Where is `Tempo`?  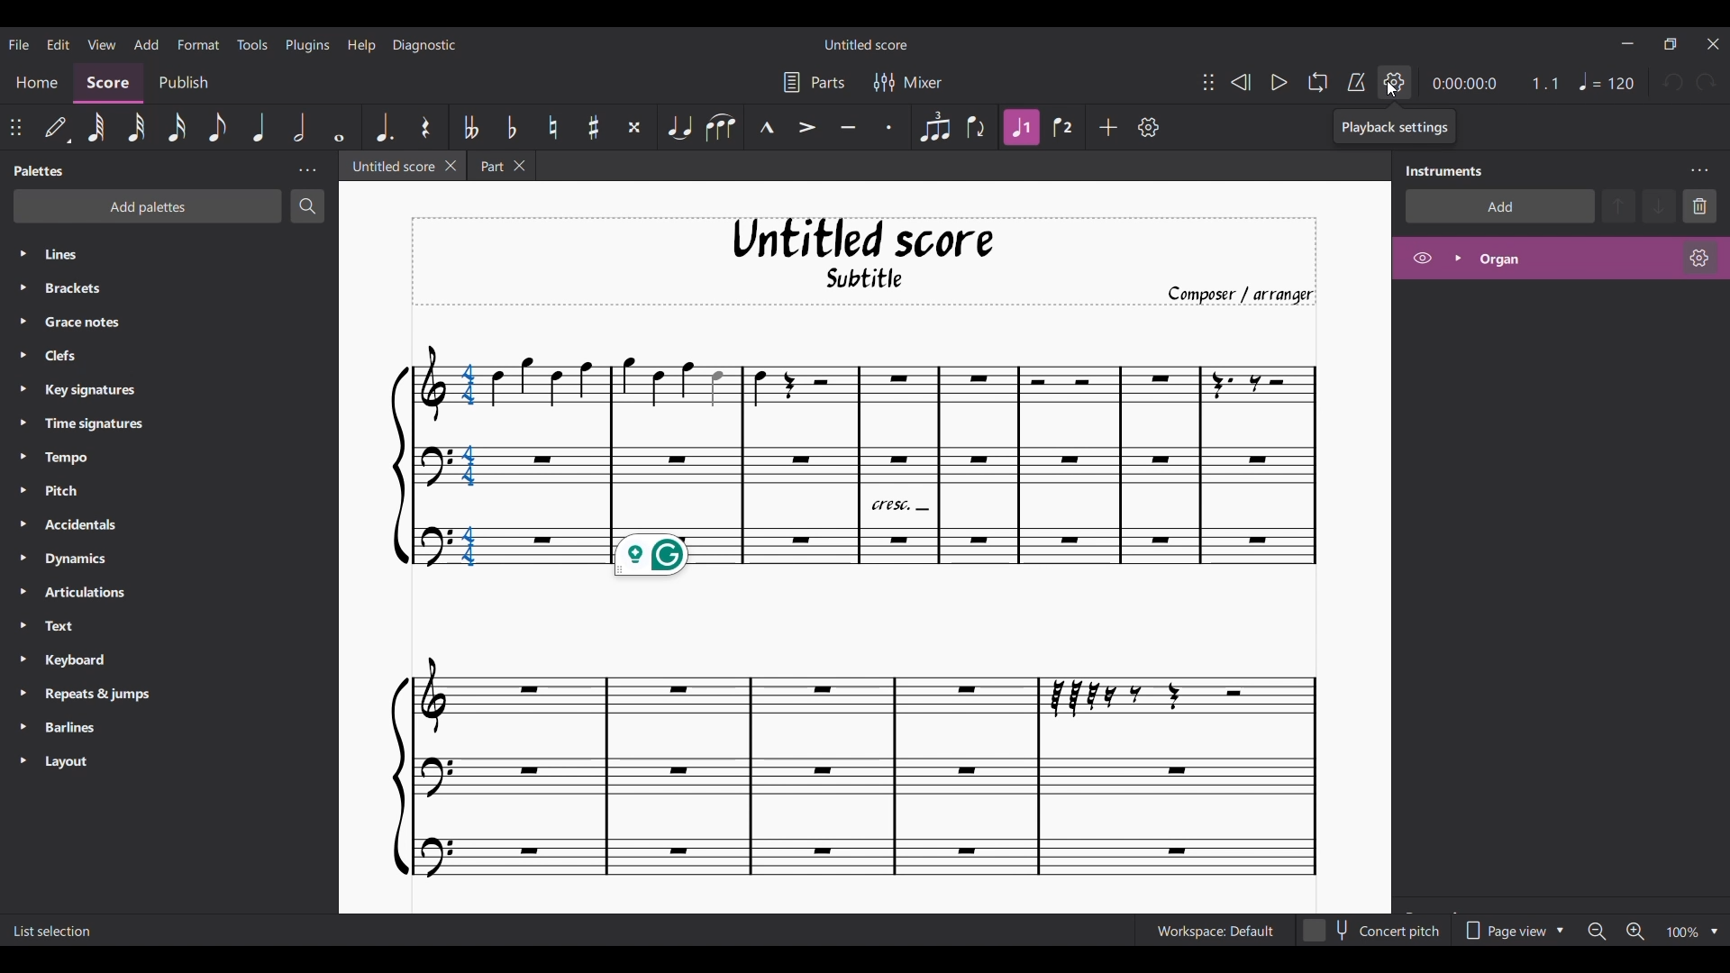 Tempo is located at coordinates (1606, 81).